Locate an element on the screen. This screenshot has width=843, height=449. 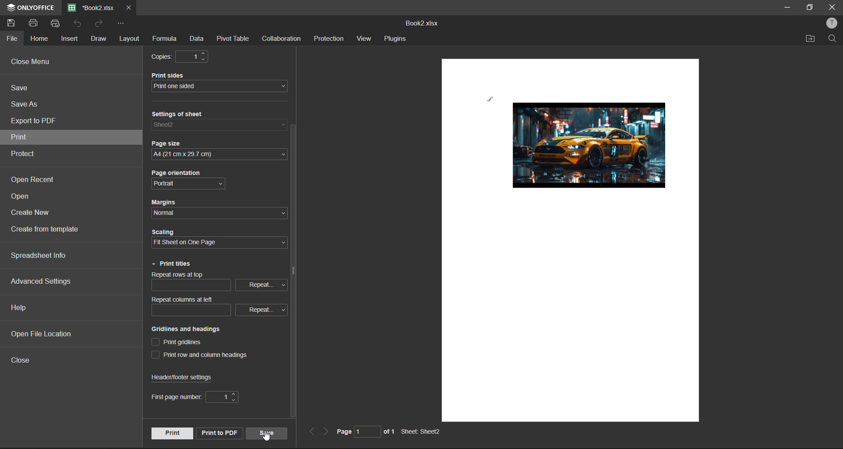
print sides is located at coordinates (176, 75).